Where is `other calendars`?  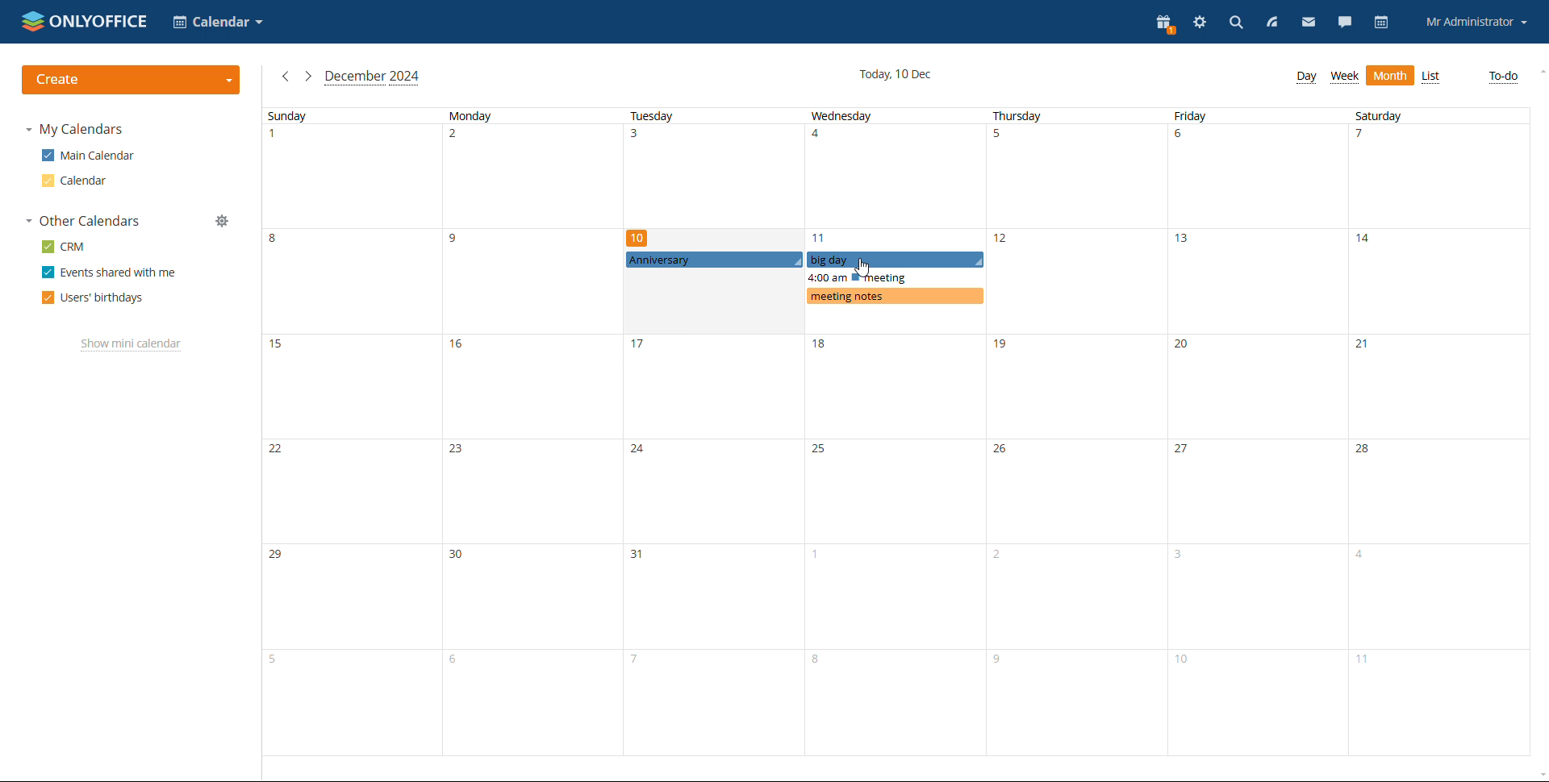
other calendars is located at coordinates (83, 220).